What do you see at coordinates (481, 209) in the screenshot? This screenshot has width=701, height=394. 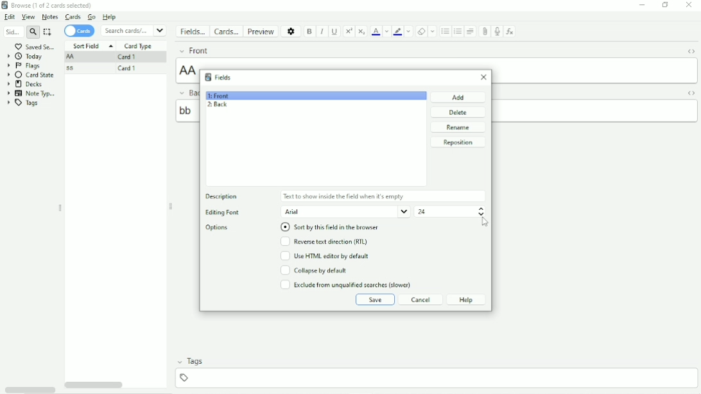 I see `Increase size` at bounding box center [481, 209].